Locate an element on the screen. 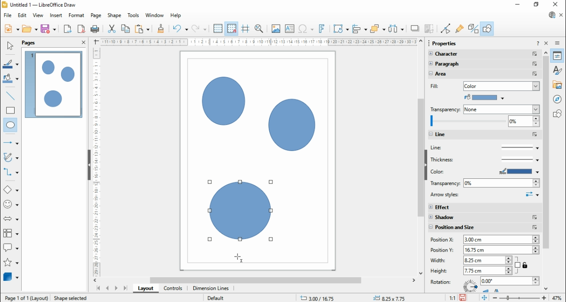 The image size is (566, 302). Scroll bar is located at coordinates (546, 169).